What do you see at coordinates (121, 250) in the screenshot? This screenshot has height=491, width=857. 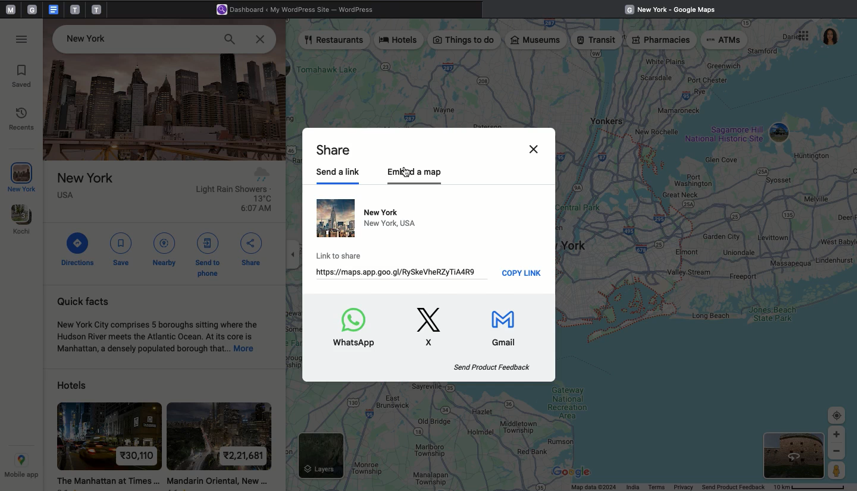 I see `Save` at bounding box center [121, 250].